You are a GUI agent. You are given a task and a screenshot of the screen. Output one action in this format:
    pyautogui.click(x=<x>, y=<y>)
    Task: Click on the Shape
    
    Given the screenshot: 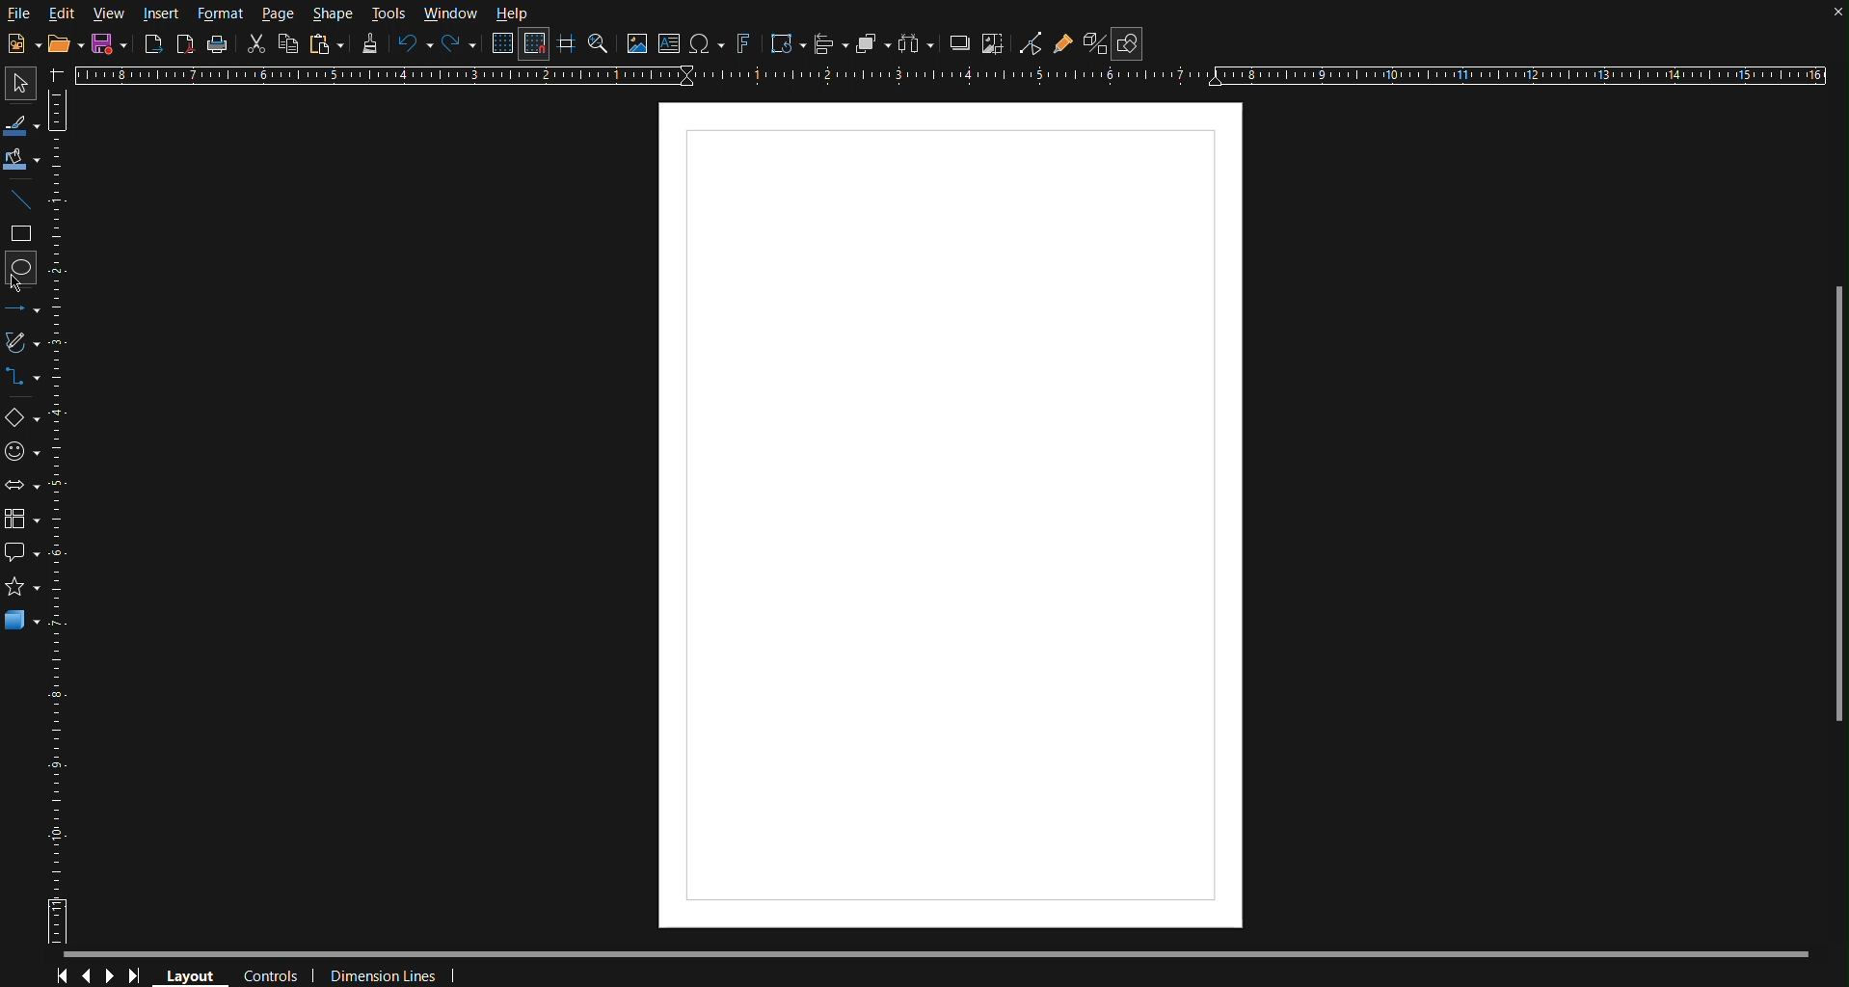 What is the action you would take?
    pyautogui.click(x=333, y=14)
    